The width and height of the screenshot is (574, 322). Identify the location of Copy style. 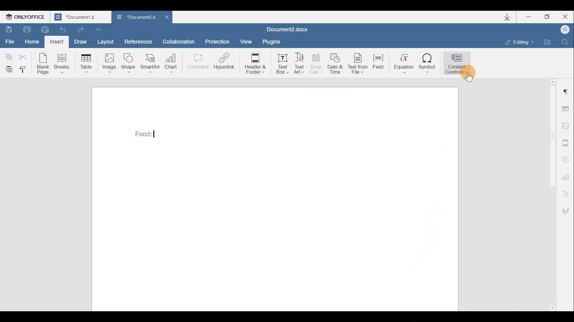
(23, 71).